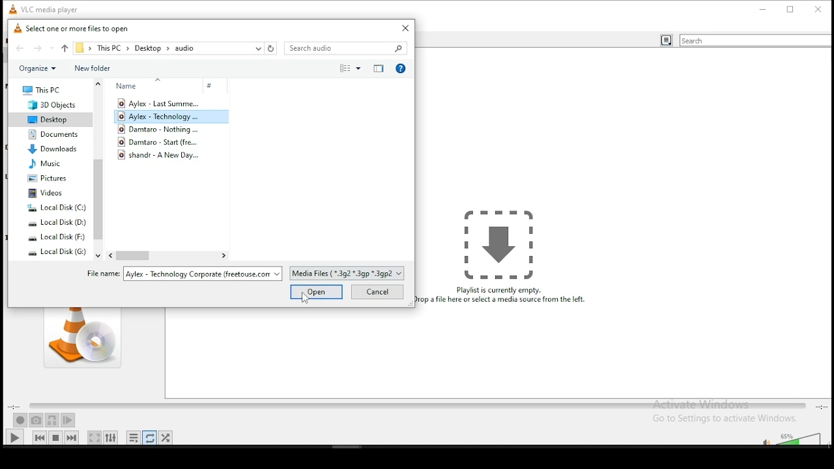 The height and width of the screenshot is (469, 834). What do you see at coordinates (133, 438) in the screenshot?
I see `toggle playlist` at bounding box center [133, 438].